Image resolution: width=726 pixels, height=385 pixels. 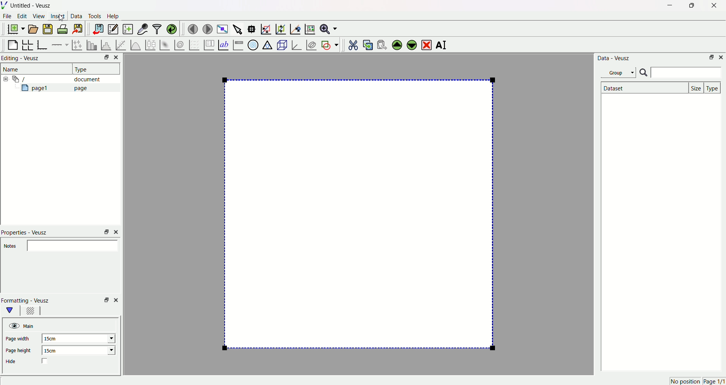 What do you see at coordinates (59, 87) in the screenshot?
I see `pagel1 page` at bounding box center [59, 87].